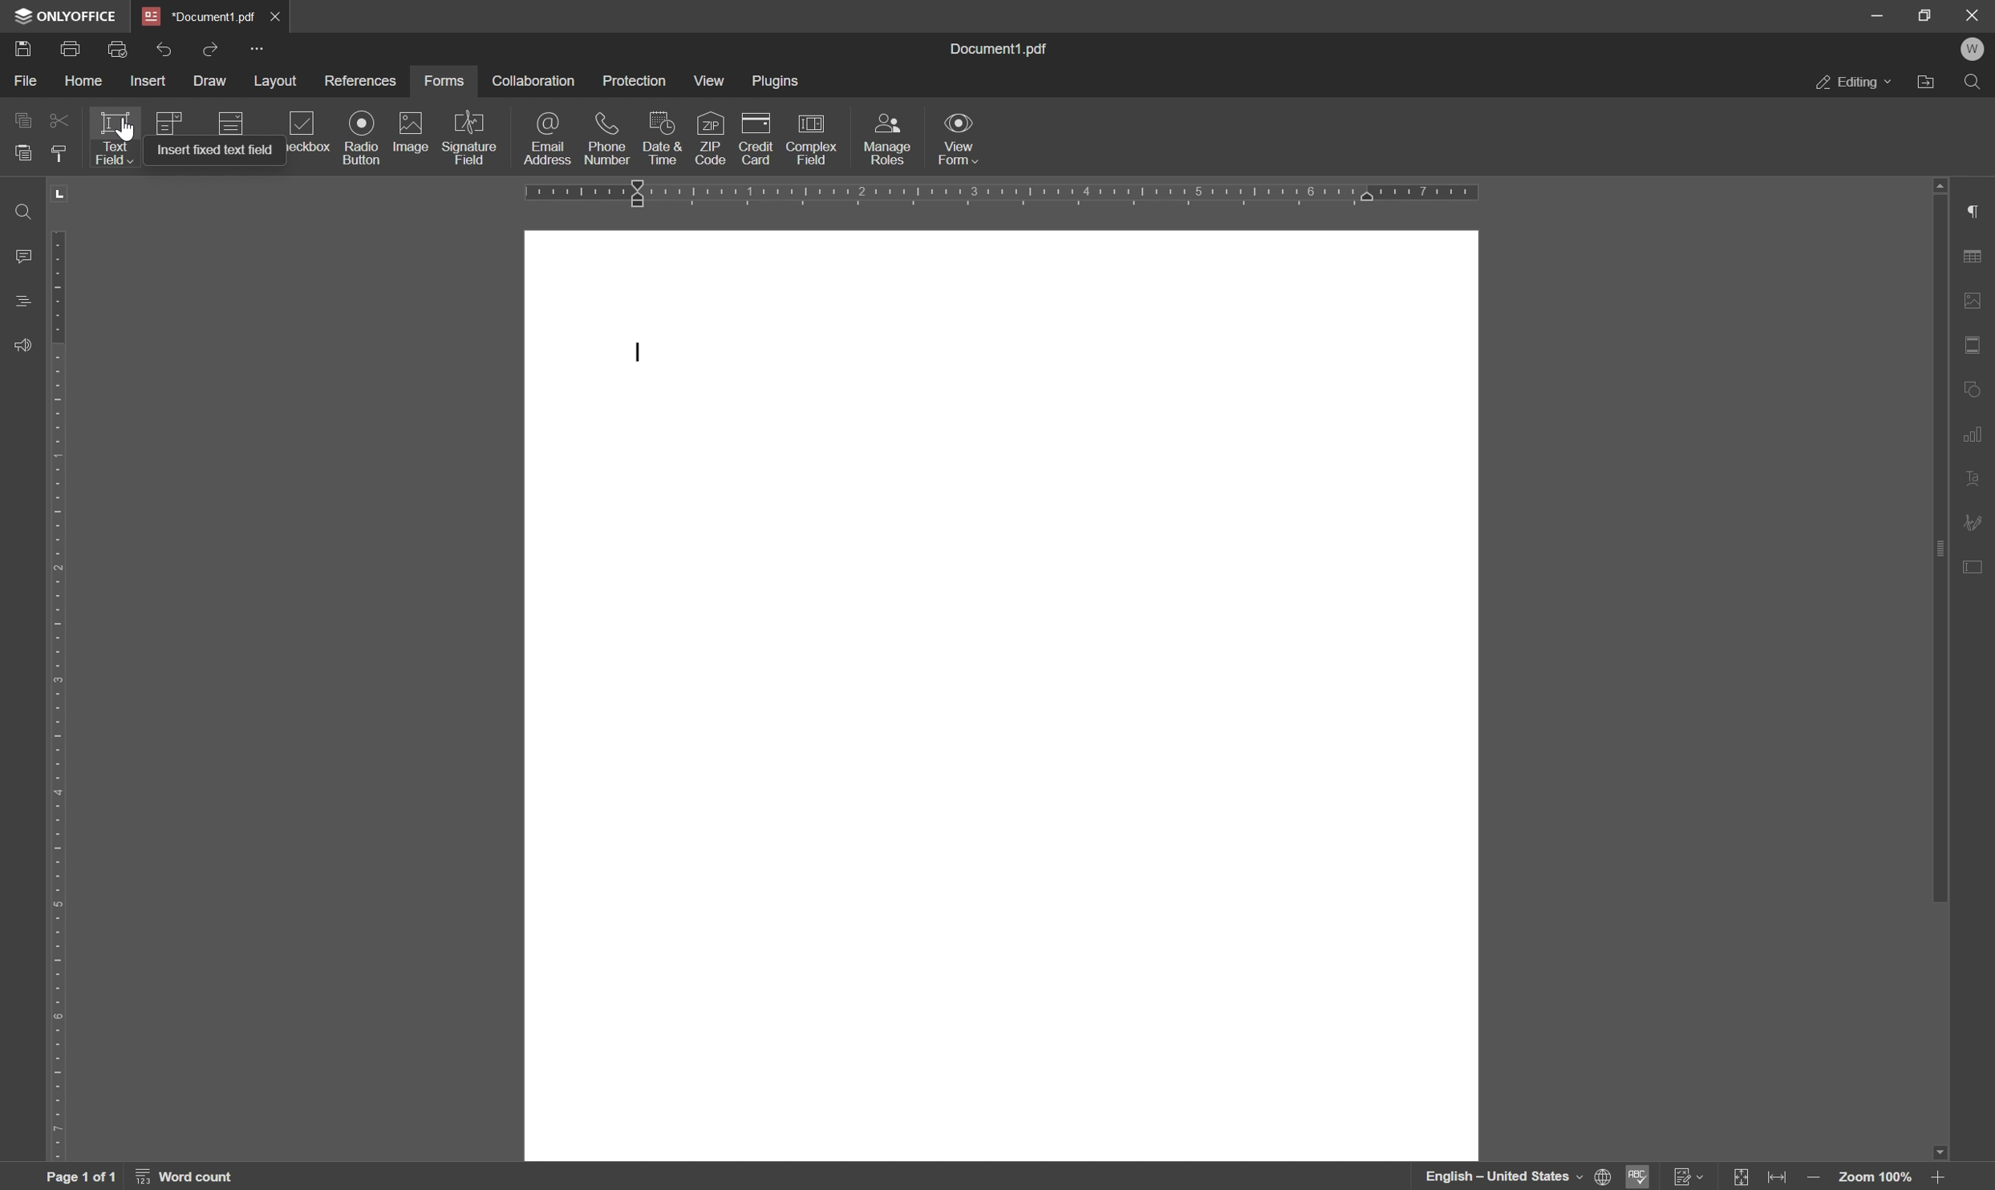  What do you see at coordinates (361, 80) in the screenshot?
I see `references` at bounding box center [361, 80].